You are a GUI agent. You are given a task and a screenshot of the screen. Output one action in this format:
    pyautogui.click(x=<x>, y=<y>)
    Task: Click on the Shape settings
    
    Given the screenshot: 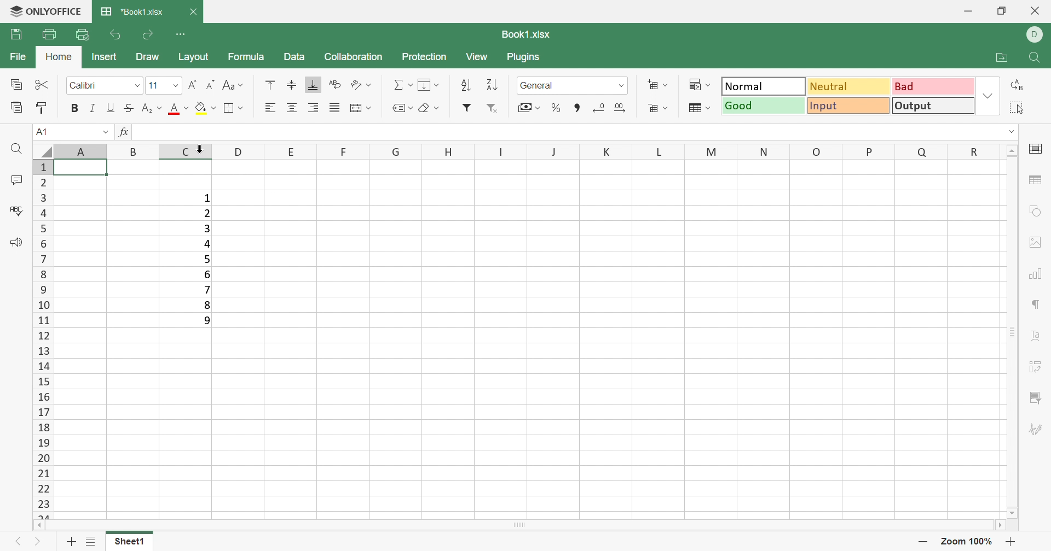 What is the action you would take?
    pyautogui.click(x=1037, y=212)
    